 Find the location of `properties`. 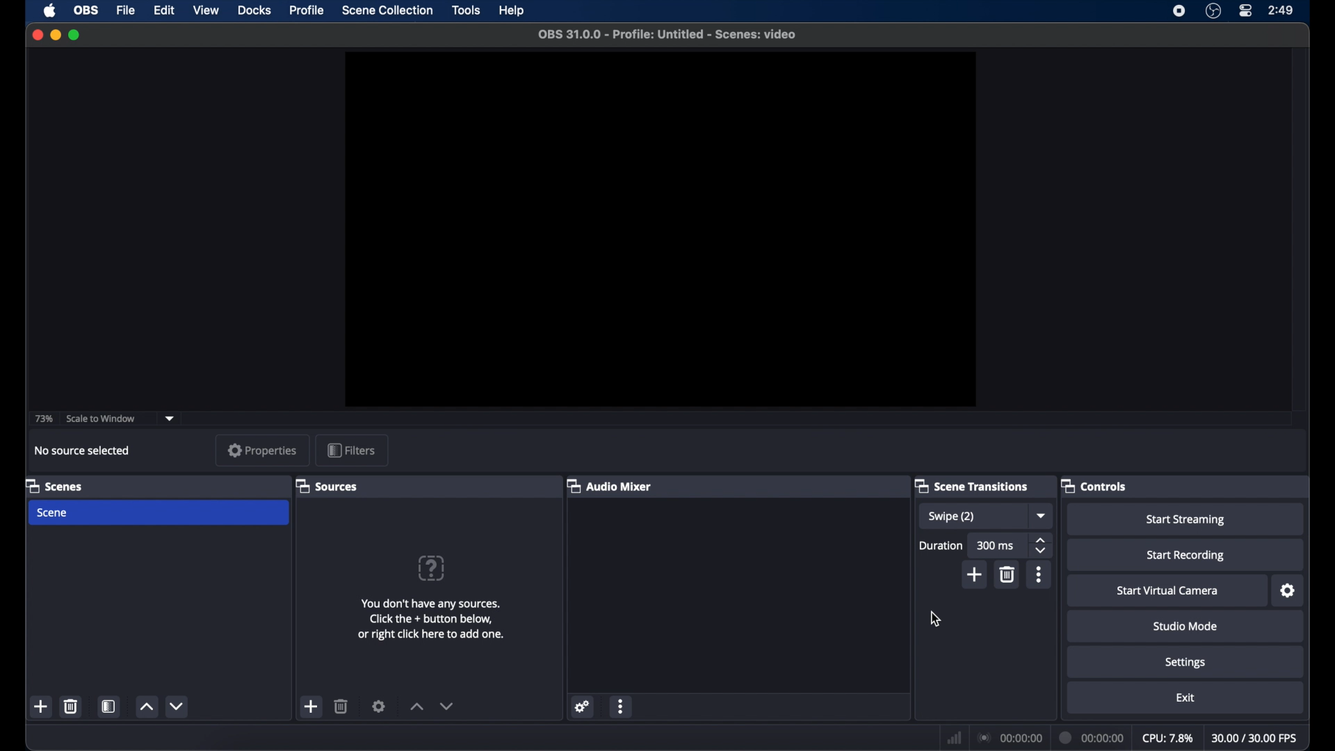

properties is located at coordinates (263, 450).